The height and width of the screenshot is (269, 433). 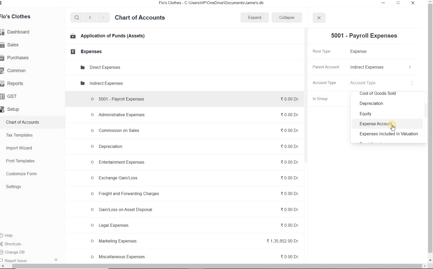 I want to click on vertical scrollbar, so click(x=430, y=128).